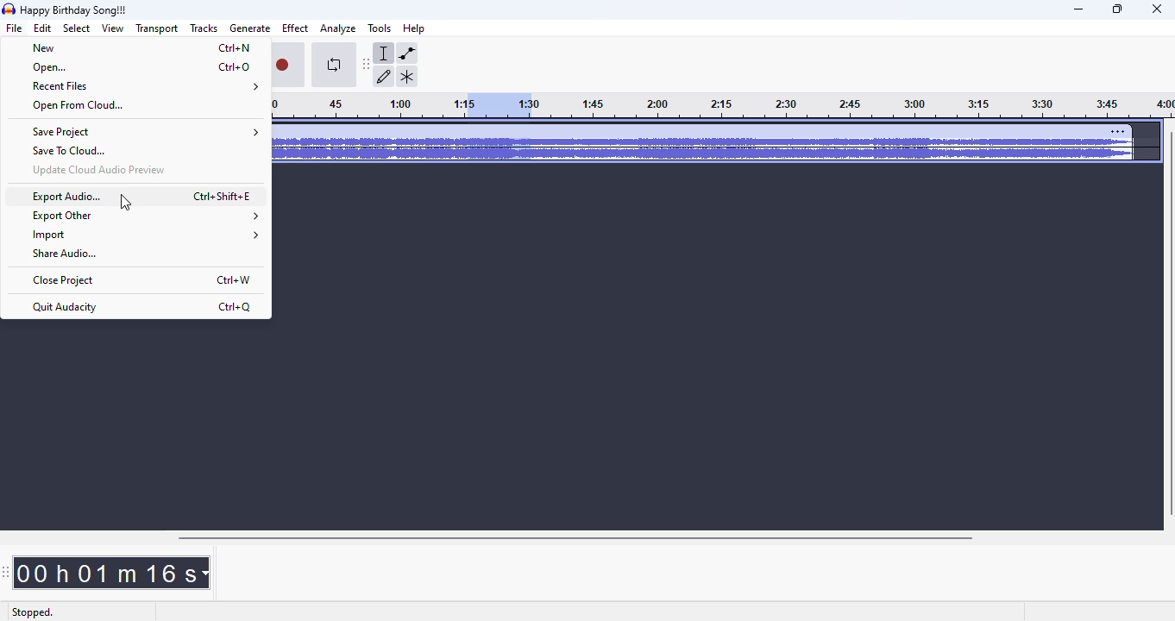  What do you see at coordinates (338, 29) in the screenshot?
I see `analyze` at bounding box center [338, 29].